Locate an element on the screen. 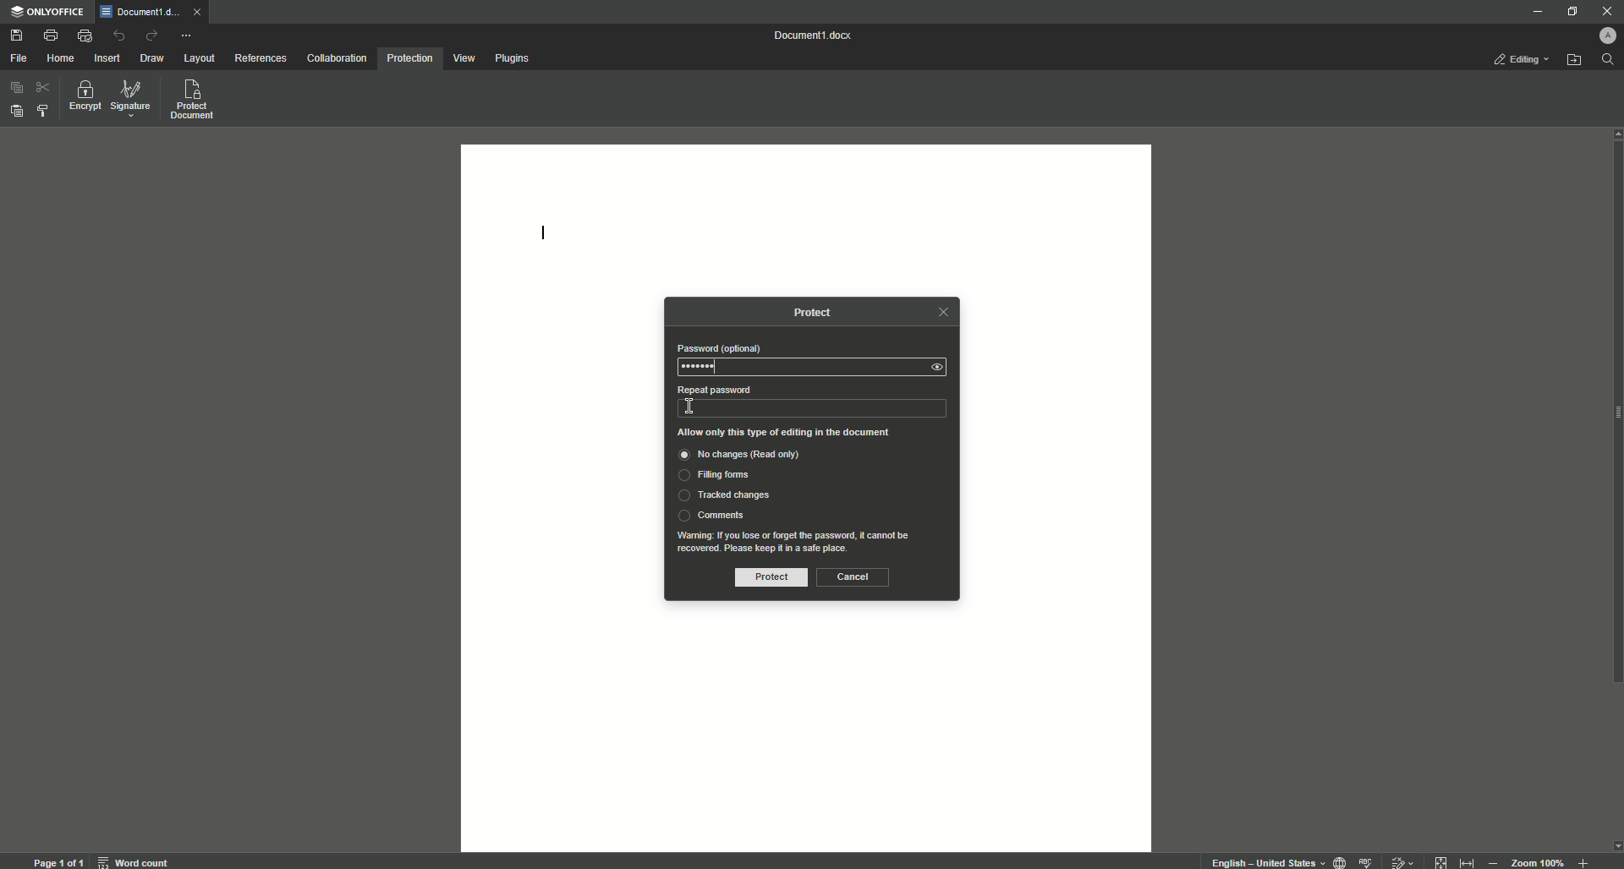  type is located at coordinates (804, 407).